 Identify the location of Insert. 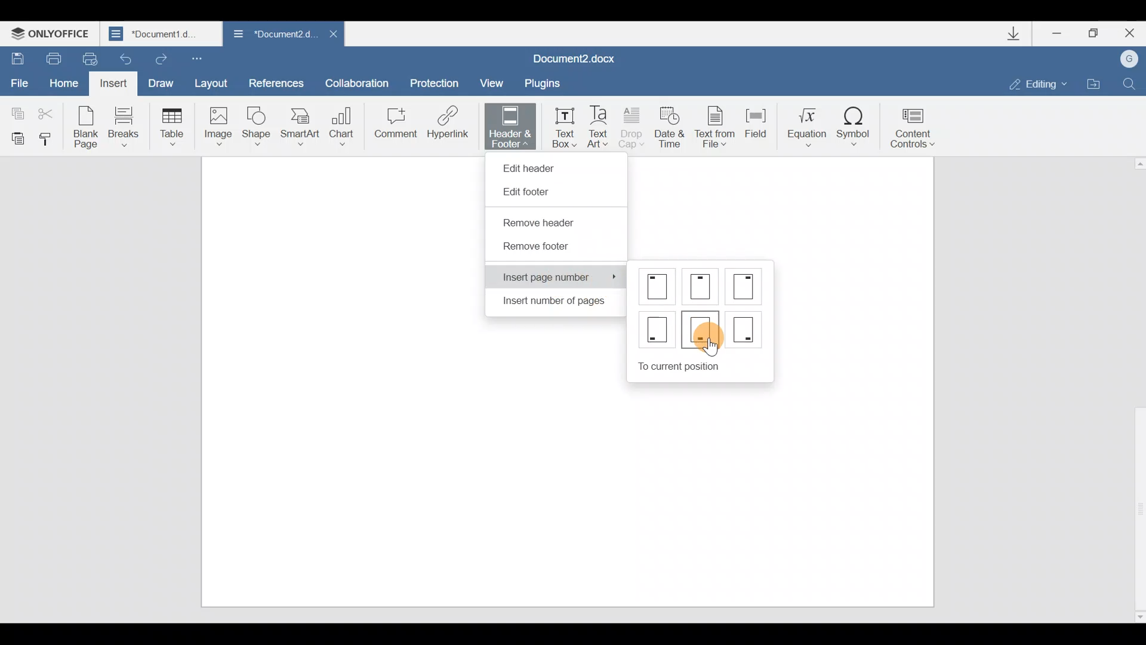
(114, 84).